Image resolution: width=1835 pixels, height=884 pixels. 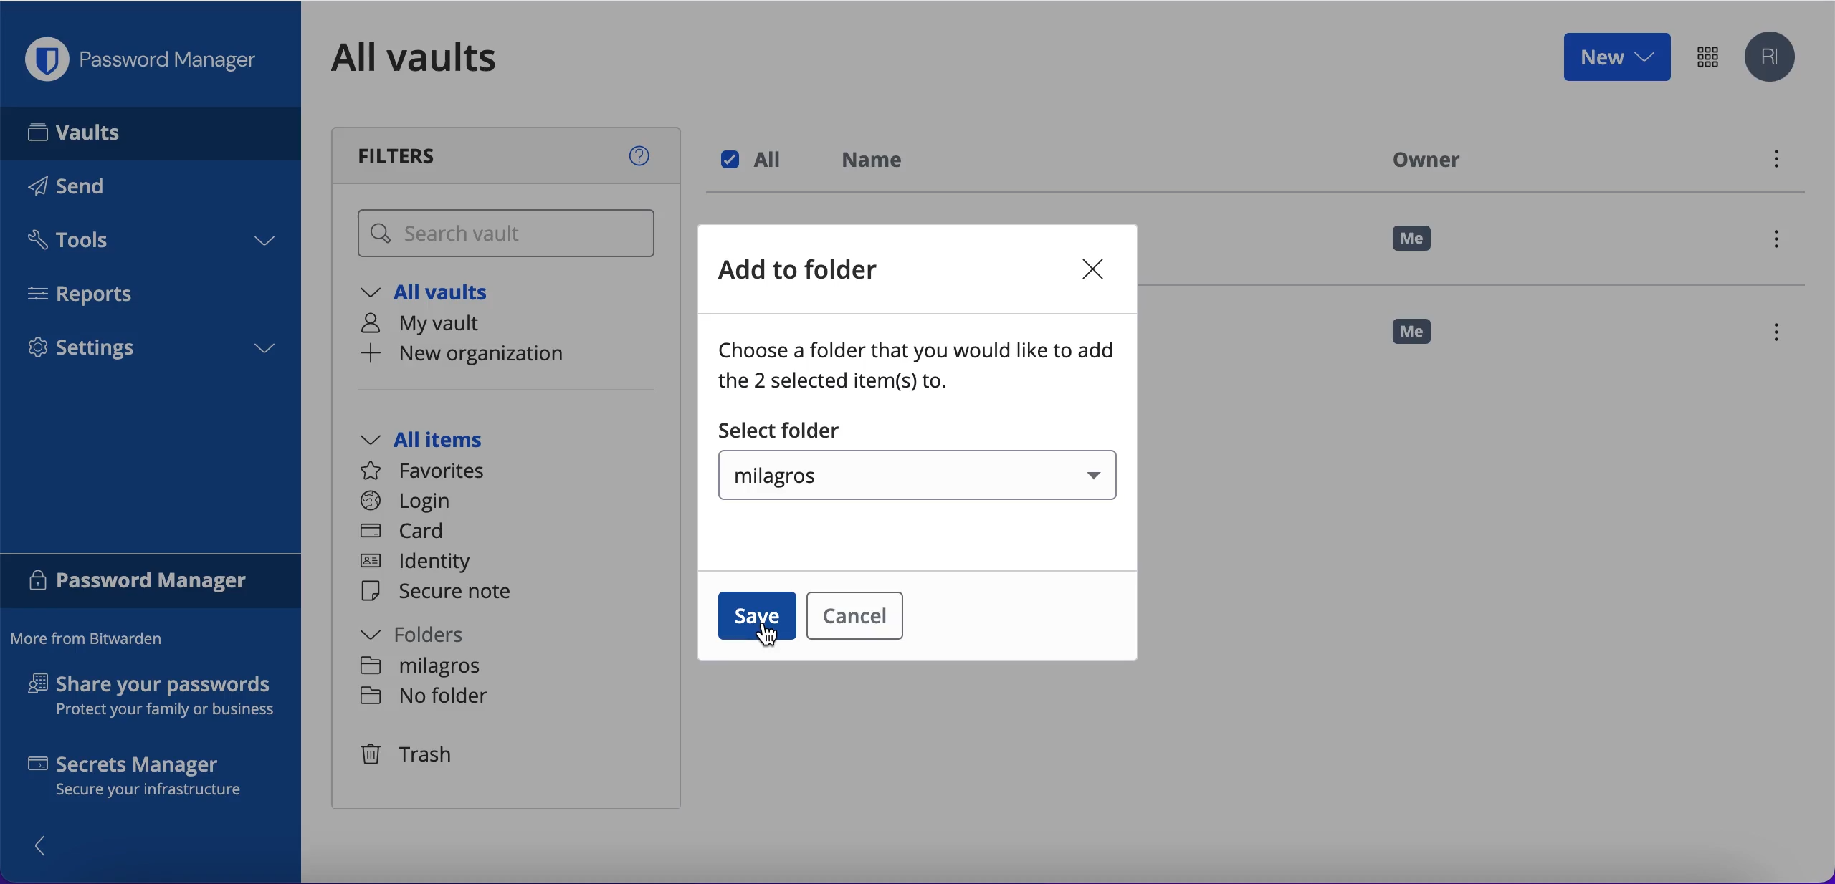 I want to click on folders, so click(x=428, y=635).